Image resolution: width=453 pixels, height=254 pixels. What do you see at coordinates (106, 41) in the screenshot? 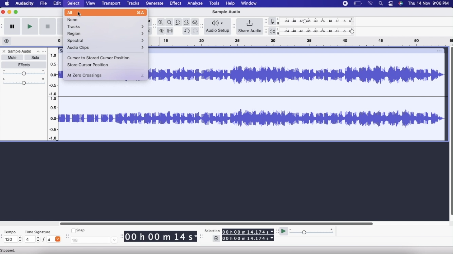
I see `Spectral` at bounding box center [106, 41].